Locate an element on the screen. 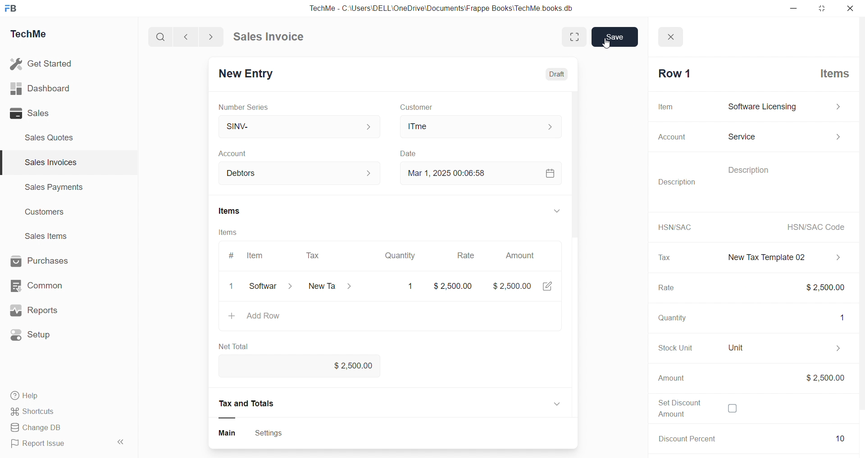 The height and width of the screenshot is (458, 865). Items is located at coordinates (236, 233).